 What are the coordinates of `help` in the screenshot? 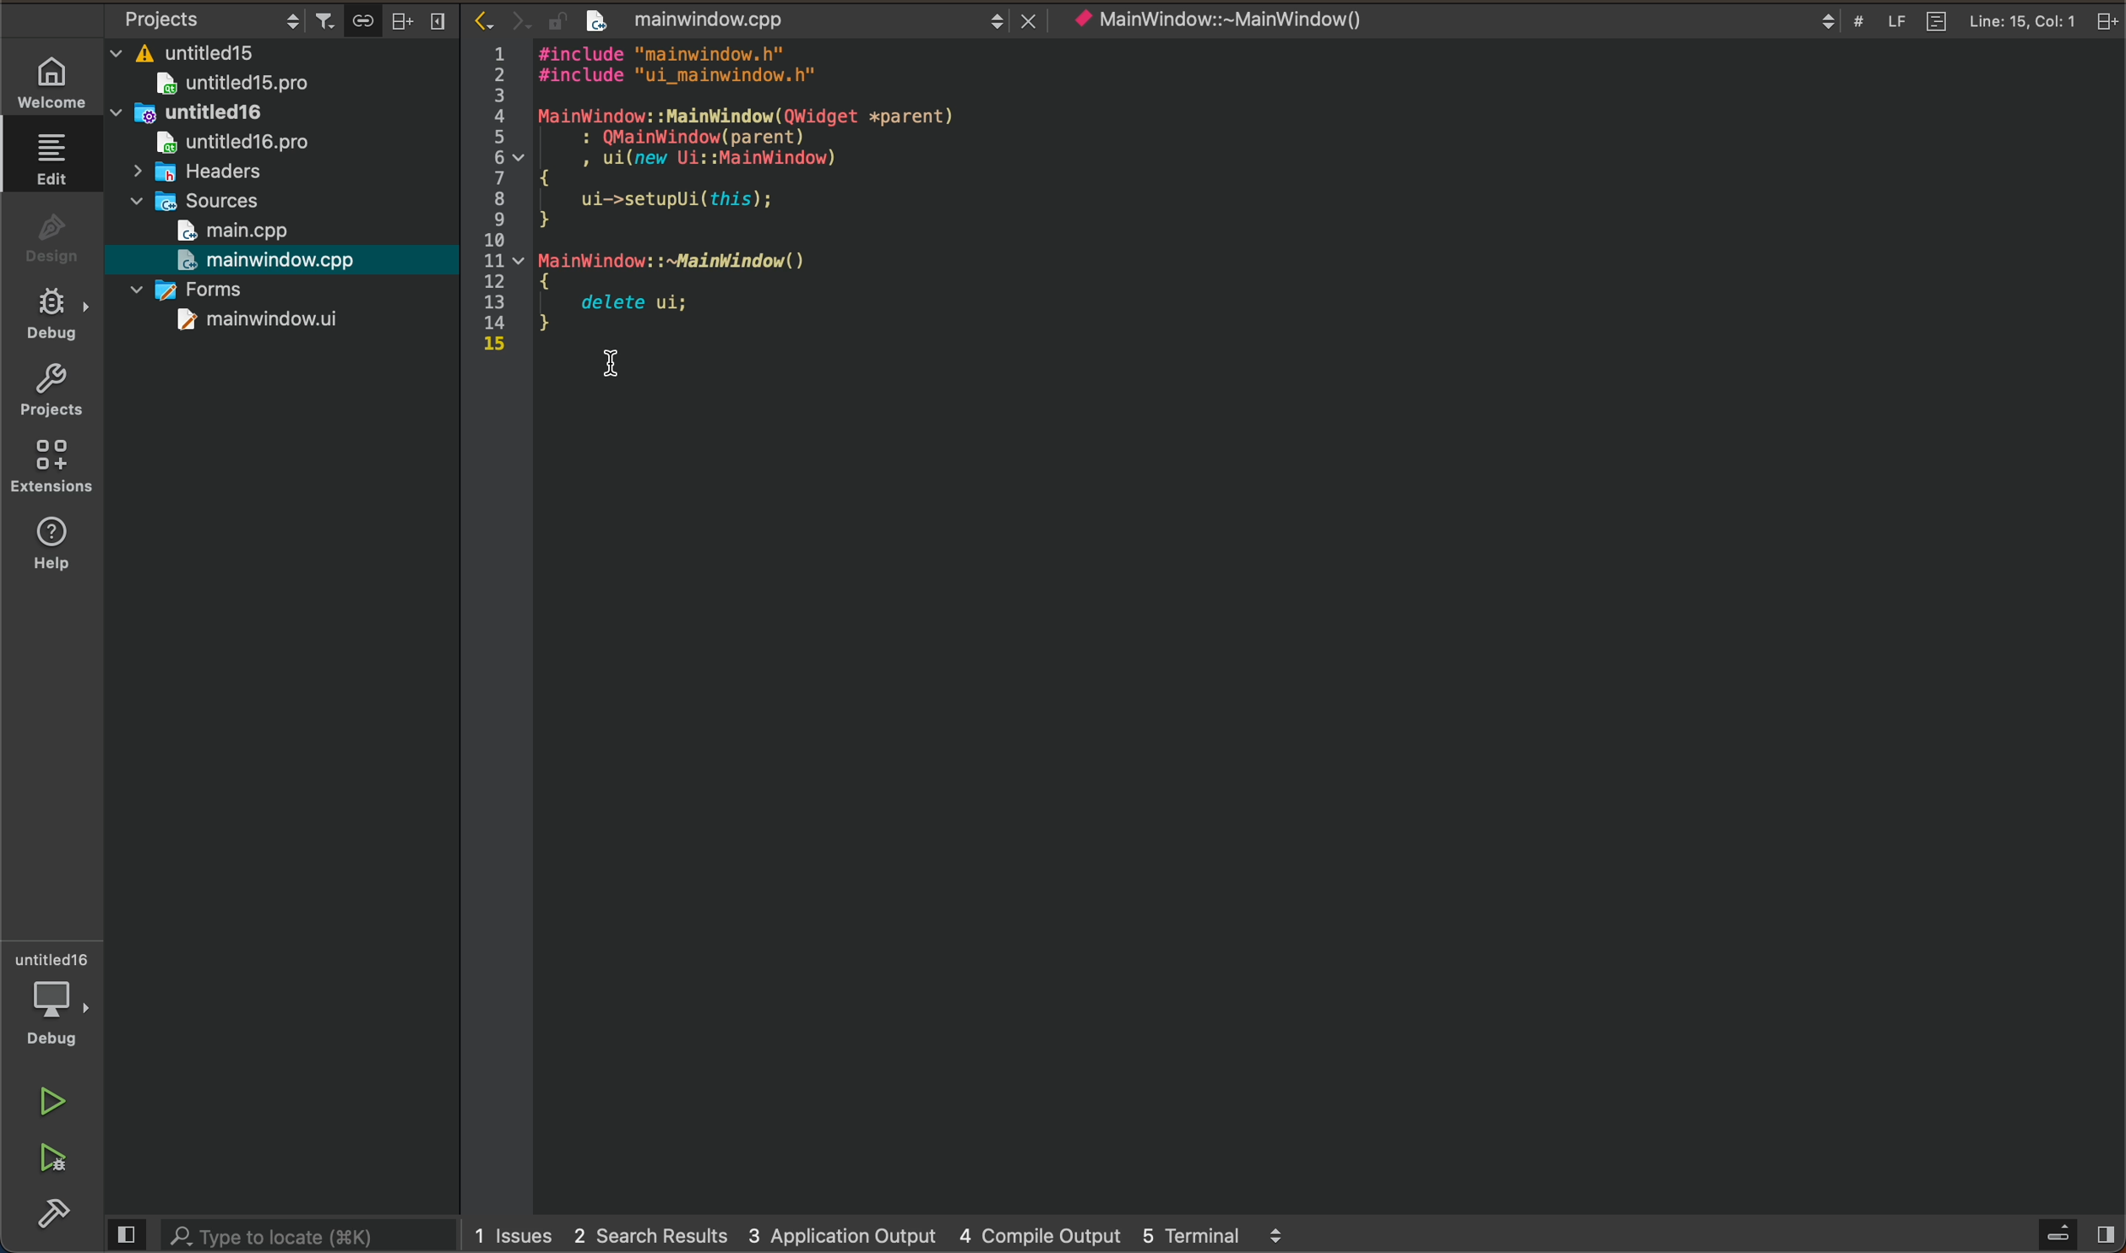 It's located at (55, 543).